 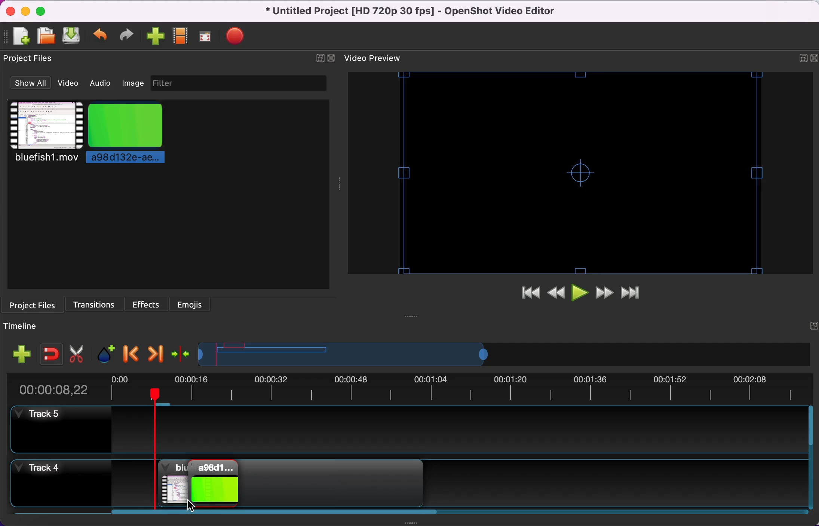 What do you see at coordinates (28, 327) in the screenshot?
I see `timeline` at bounding box center [28, 327].